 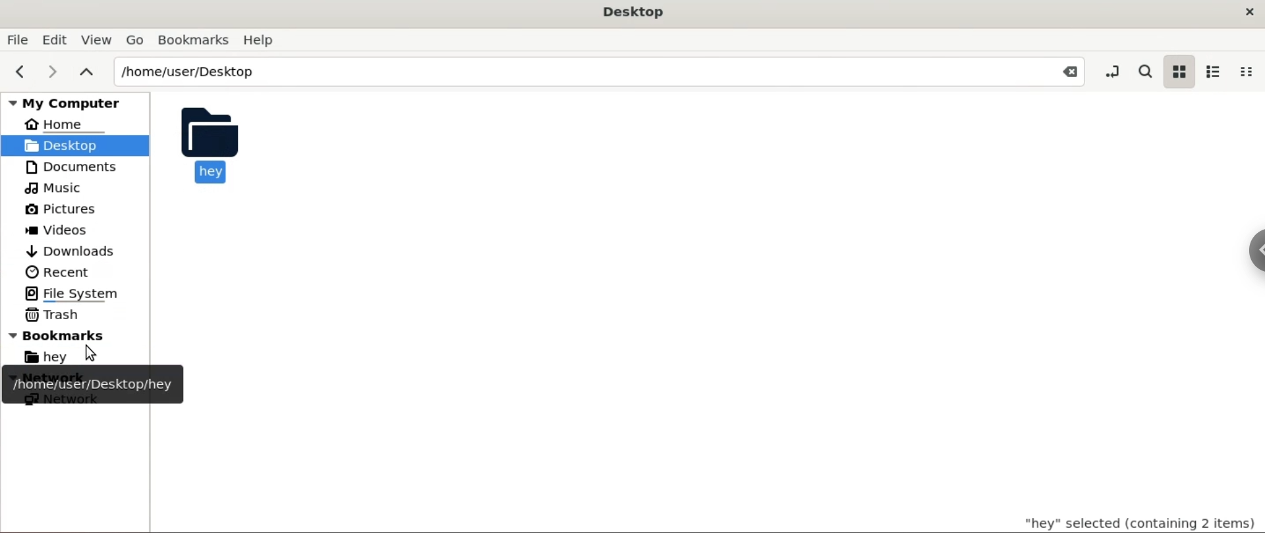 What do you see at coordinates (1065, 72) in the screenshot?
I see `Close` at bounding box center [1065, 72].